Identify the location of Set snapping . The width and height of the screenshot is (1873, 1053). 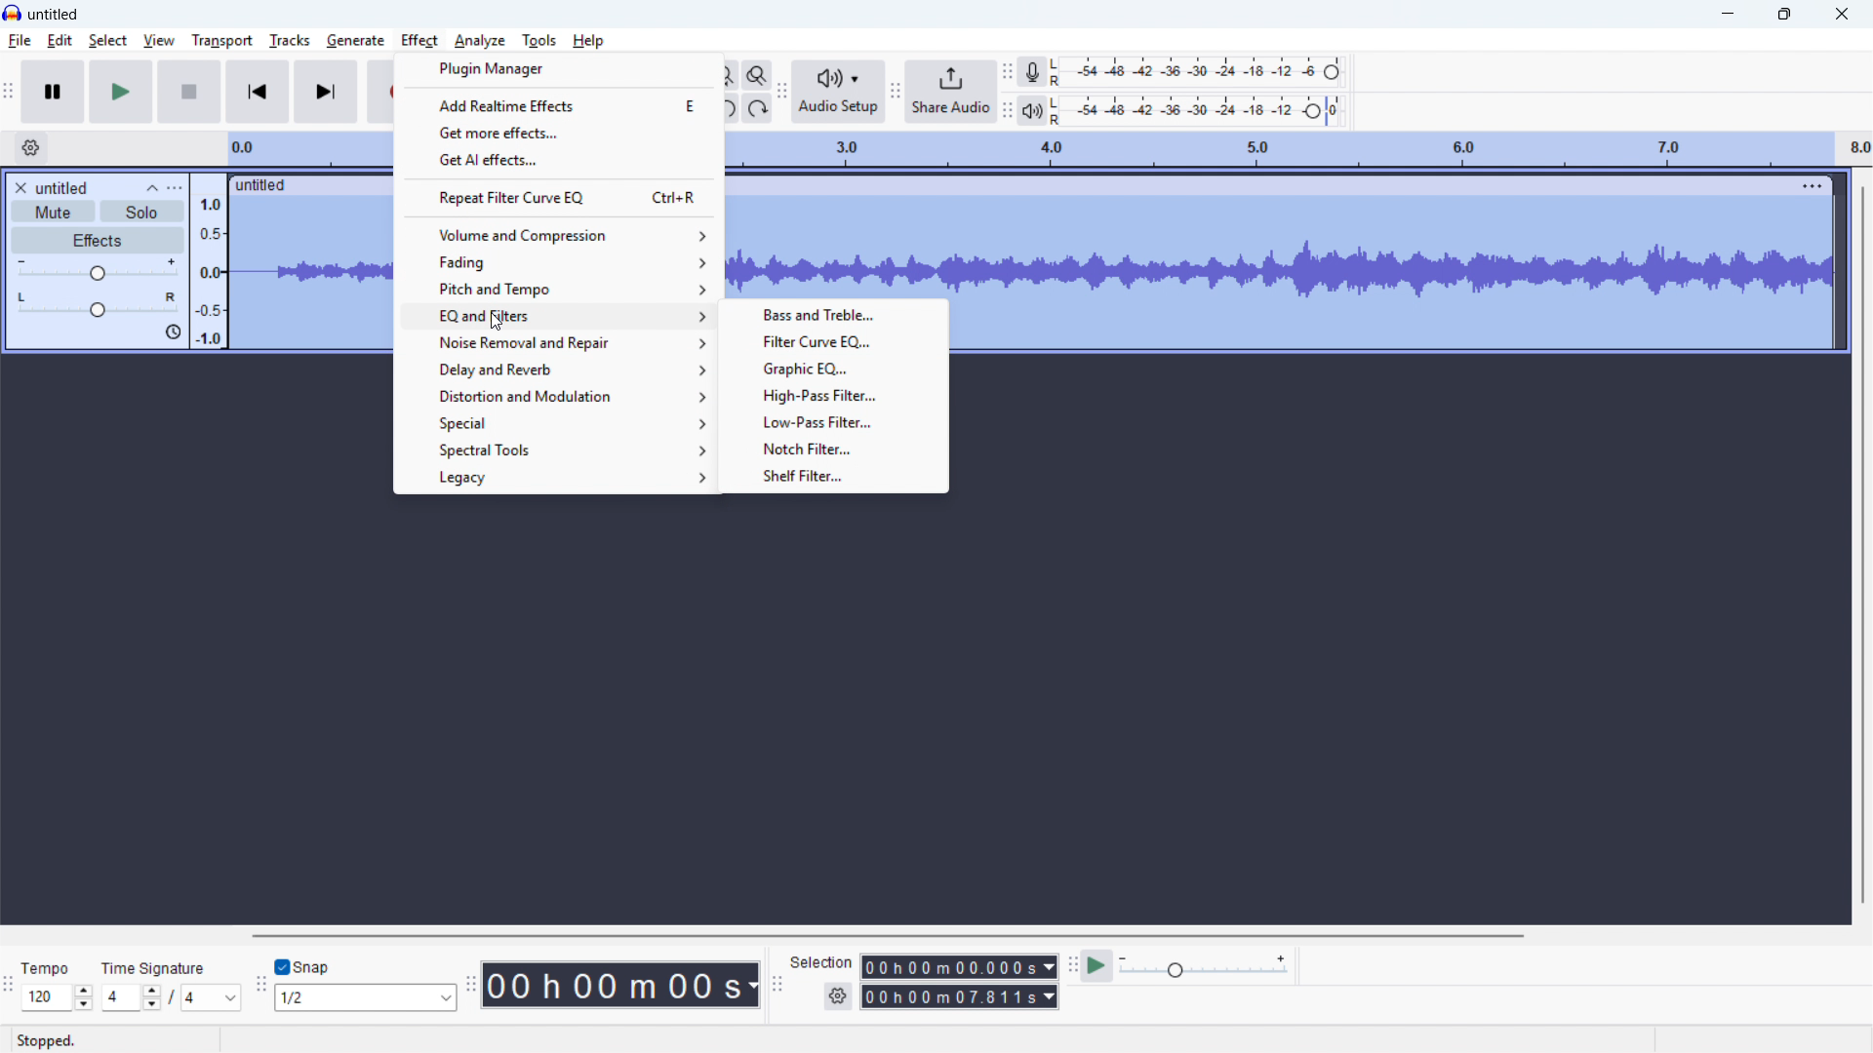
(366, 997).